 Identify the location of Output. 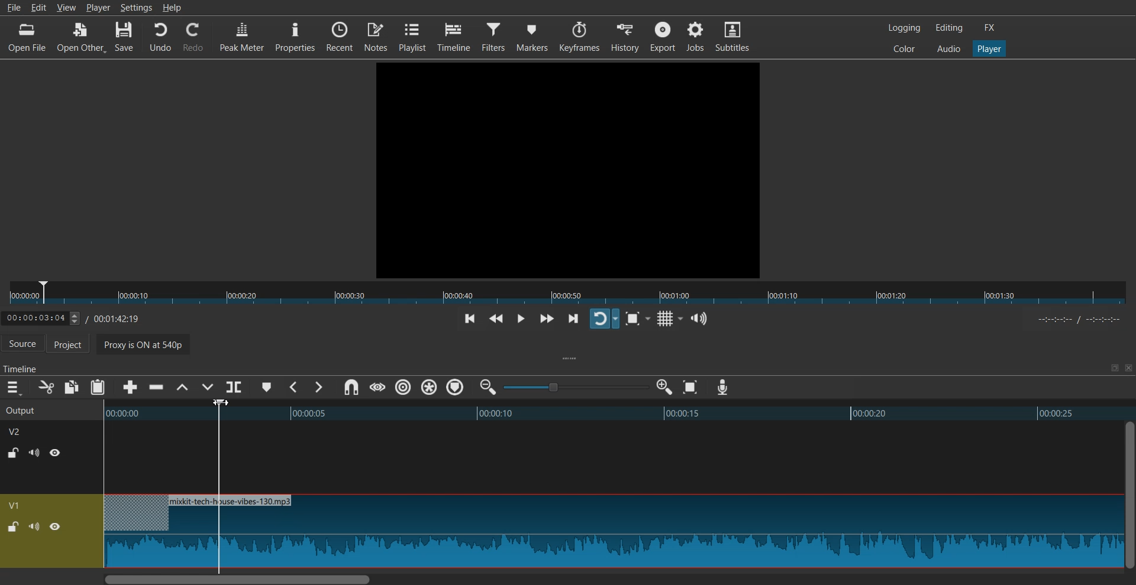
(50, 409).